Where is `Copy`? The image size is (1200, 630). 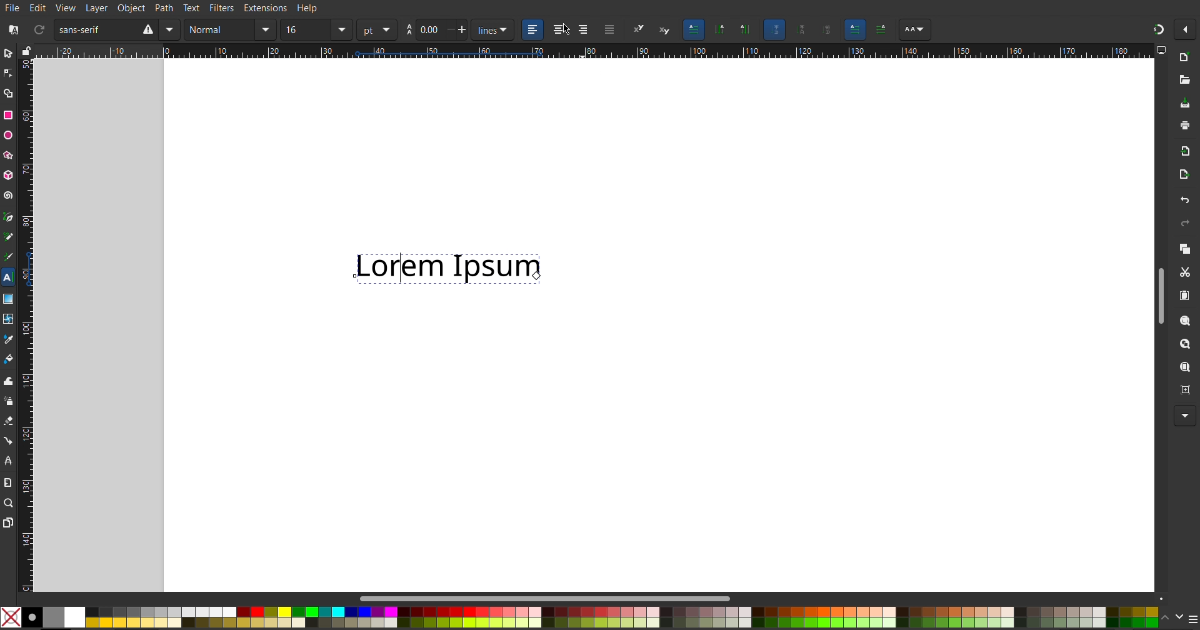
Copy is located at coordinates (1186, 250).